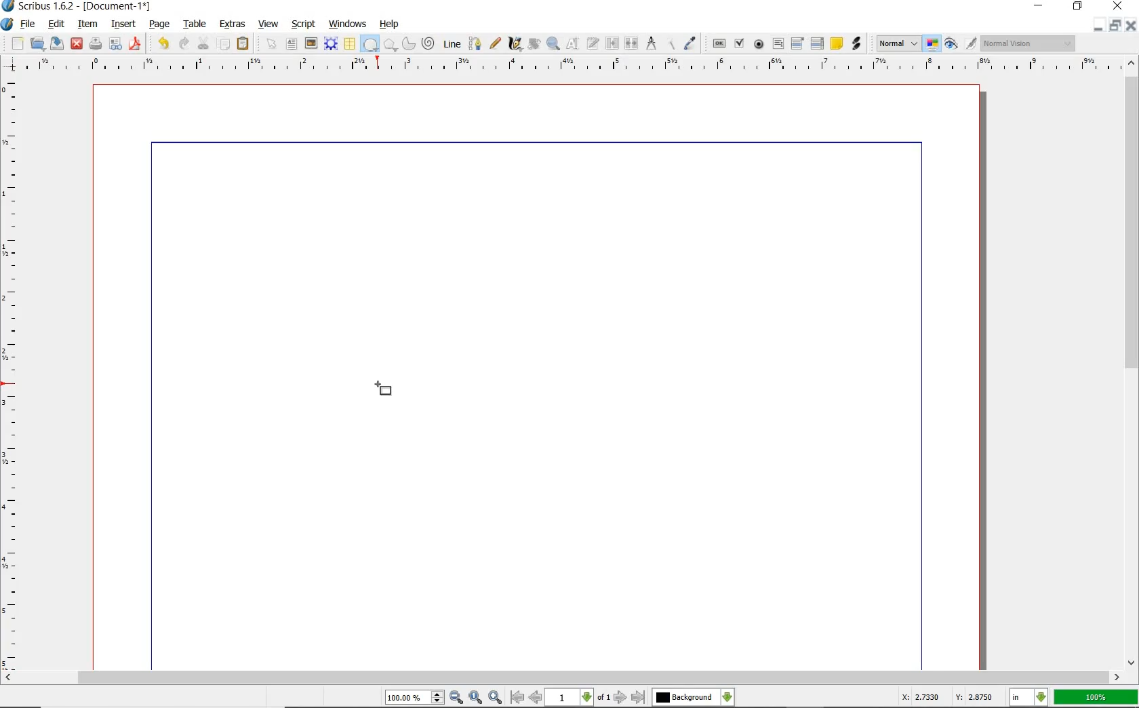  I want to click on SCRIPT, so click(302, 23).